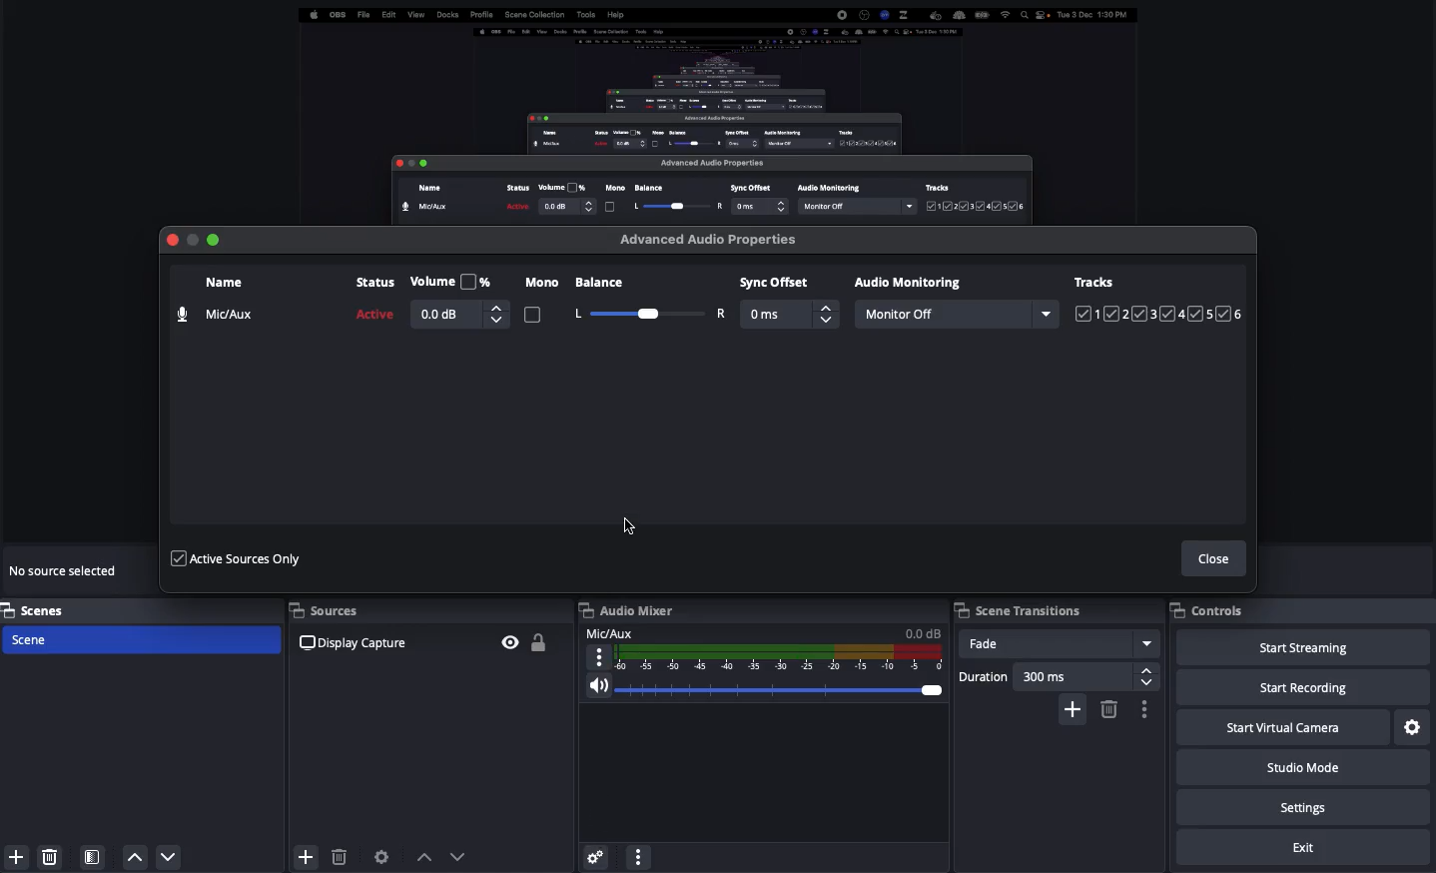  Describe the element at coordinates (1077, 711) in the screenshot. I see `Add` at that location.